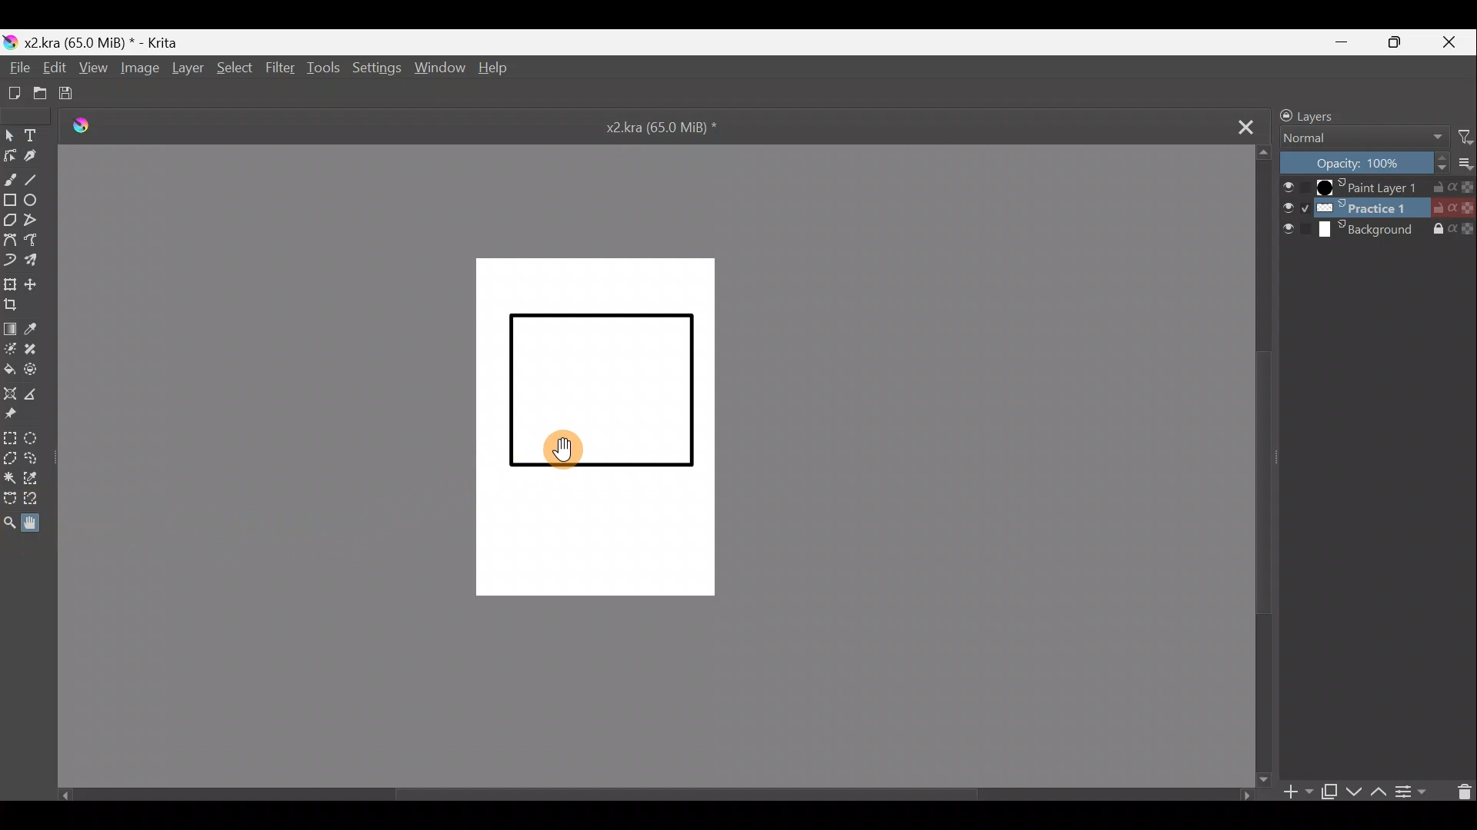  What do you see at coordinates (1235, 124) in the screenshot?
I see `Close tab` at bounding box center [1235, 124].